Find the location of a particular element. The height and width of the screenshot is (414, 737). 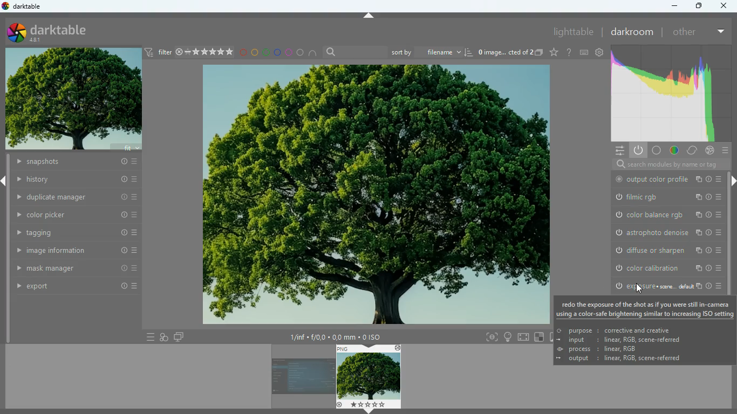

down is located at coordinates (367, 411).